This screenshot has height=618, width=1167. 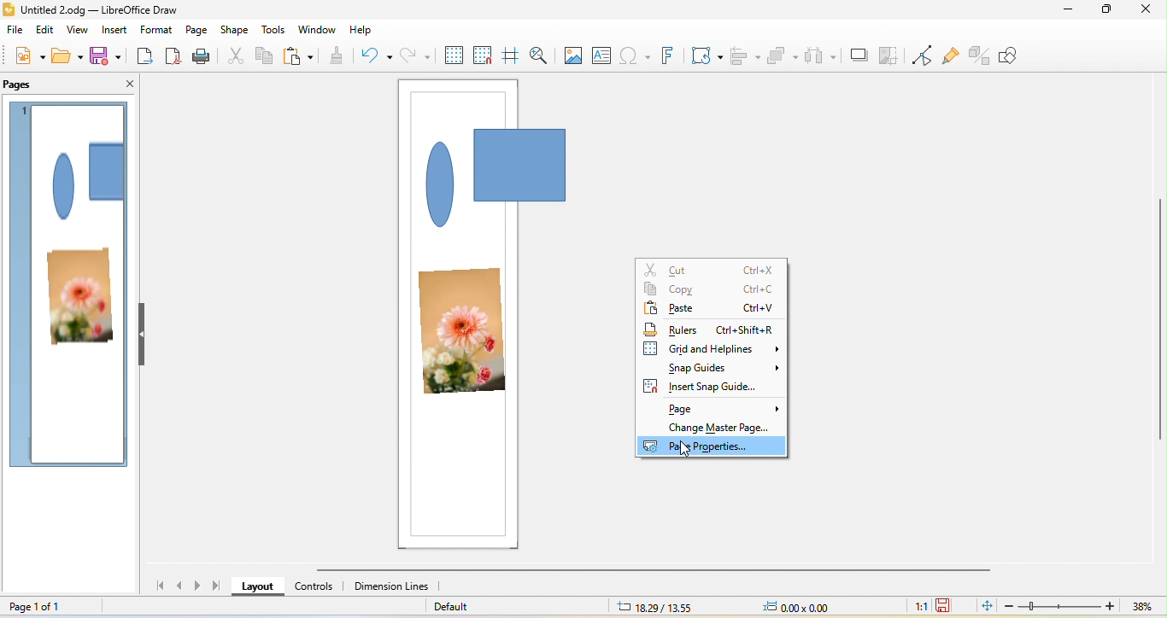 I want to click on save, so click(x=106, y=59).